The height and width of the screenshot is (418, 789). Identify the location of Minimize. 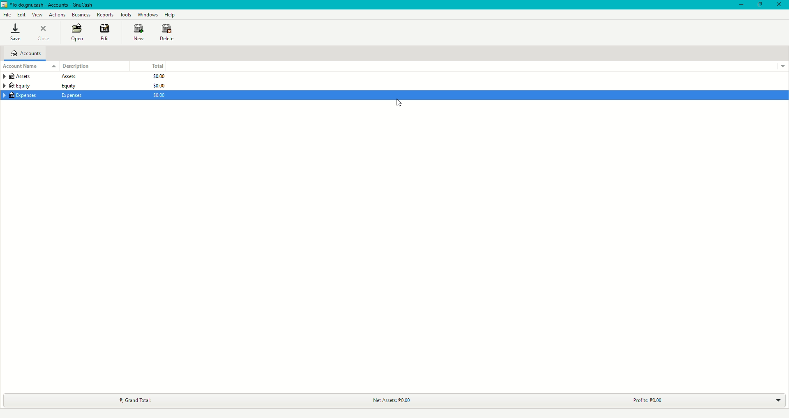
(742, 5).